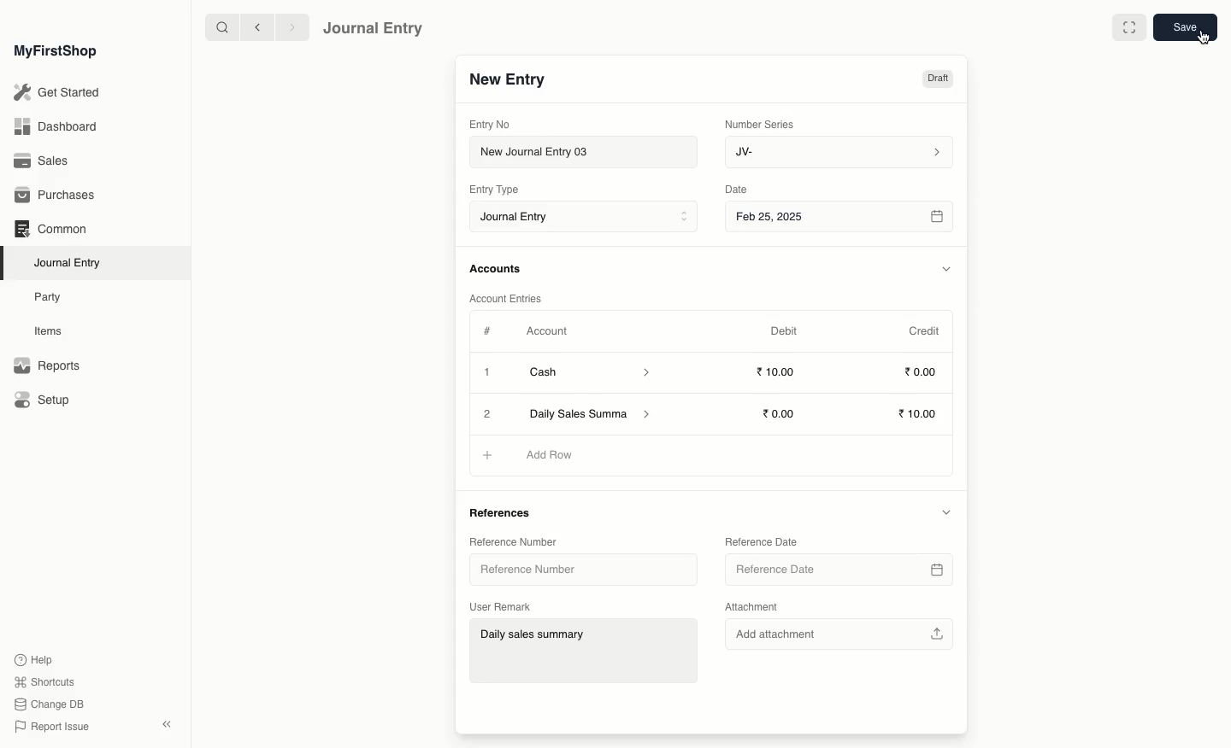 This screenshot has width=1231, height=748. Describe the element at coordinates (44, 401) in the screenshot. I see `Setup` at that location.